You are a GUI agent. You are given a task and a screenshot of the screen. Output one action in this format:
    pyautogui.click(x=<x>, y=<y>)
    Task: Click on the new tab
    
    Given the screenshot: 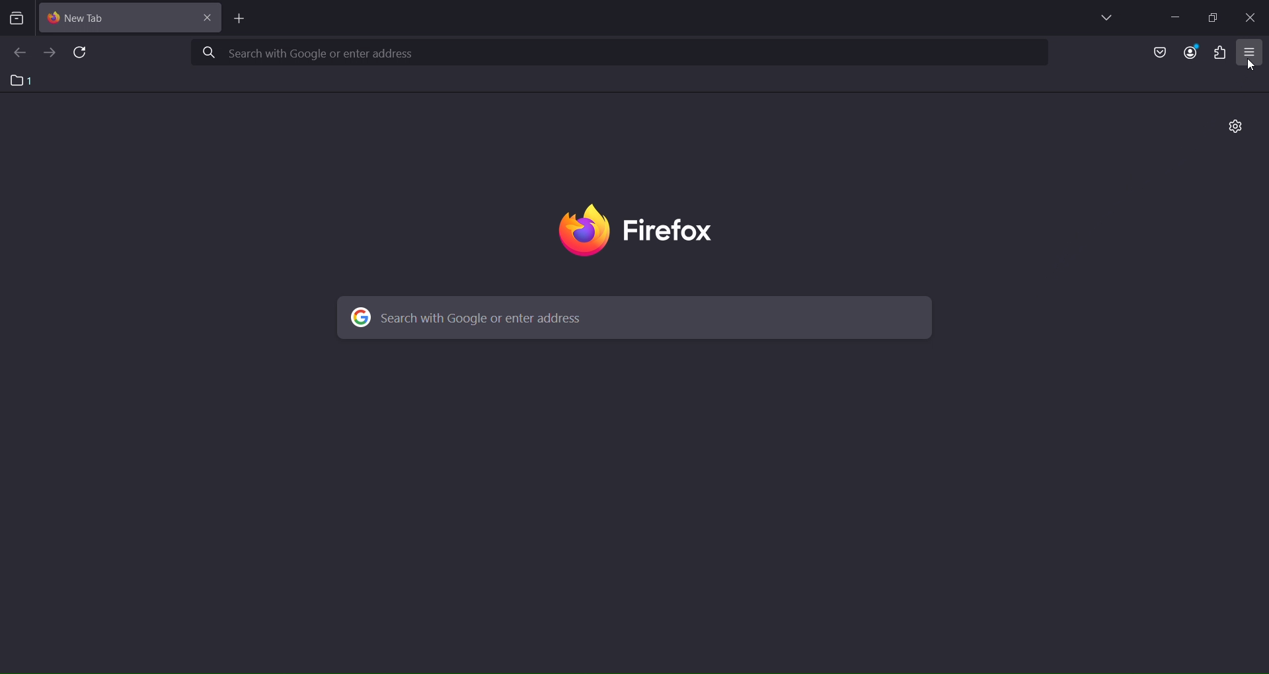 What is the action you would take?
    pyautogui.click(x=241, y=19)
    